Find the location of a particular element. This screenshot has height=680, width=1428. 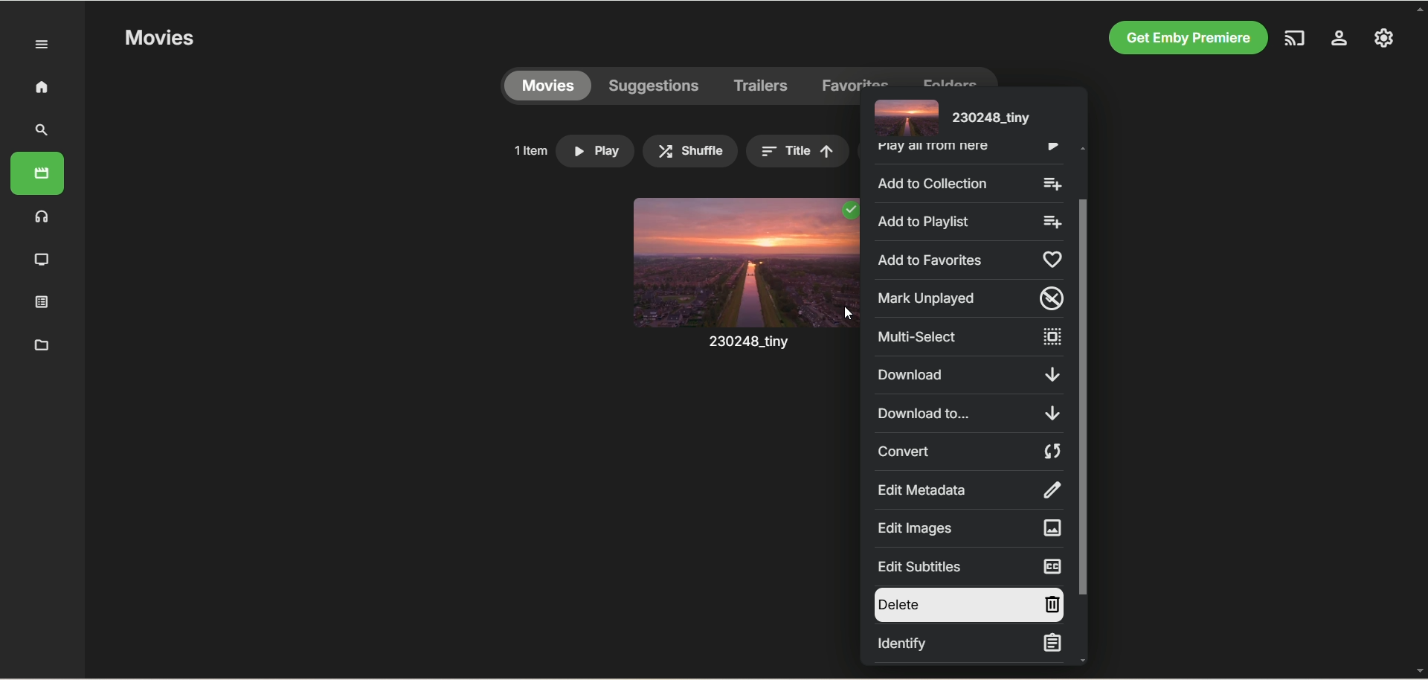

music is located at coordinates (42, 216).